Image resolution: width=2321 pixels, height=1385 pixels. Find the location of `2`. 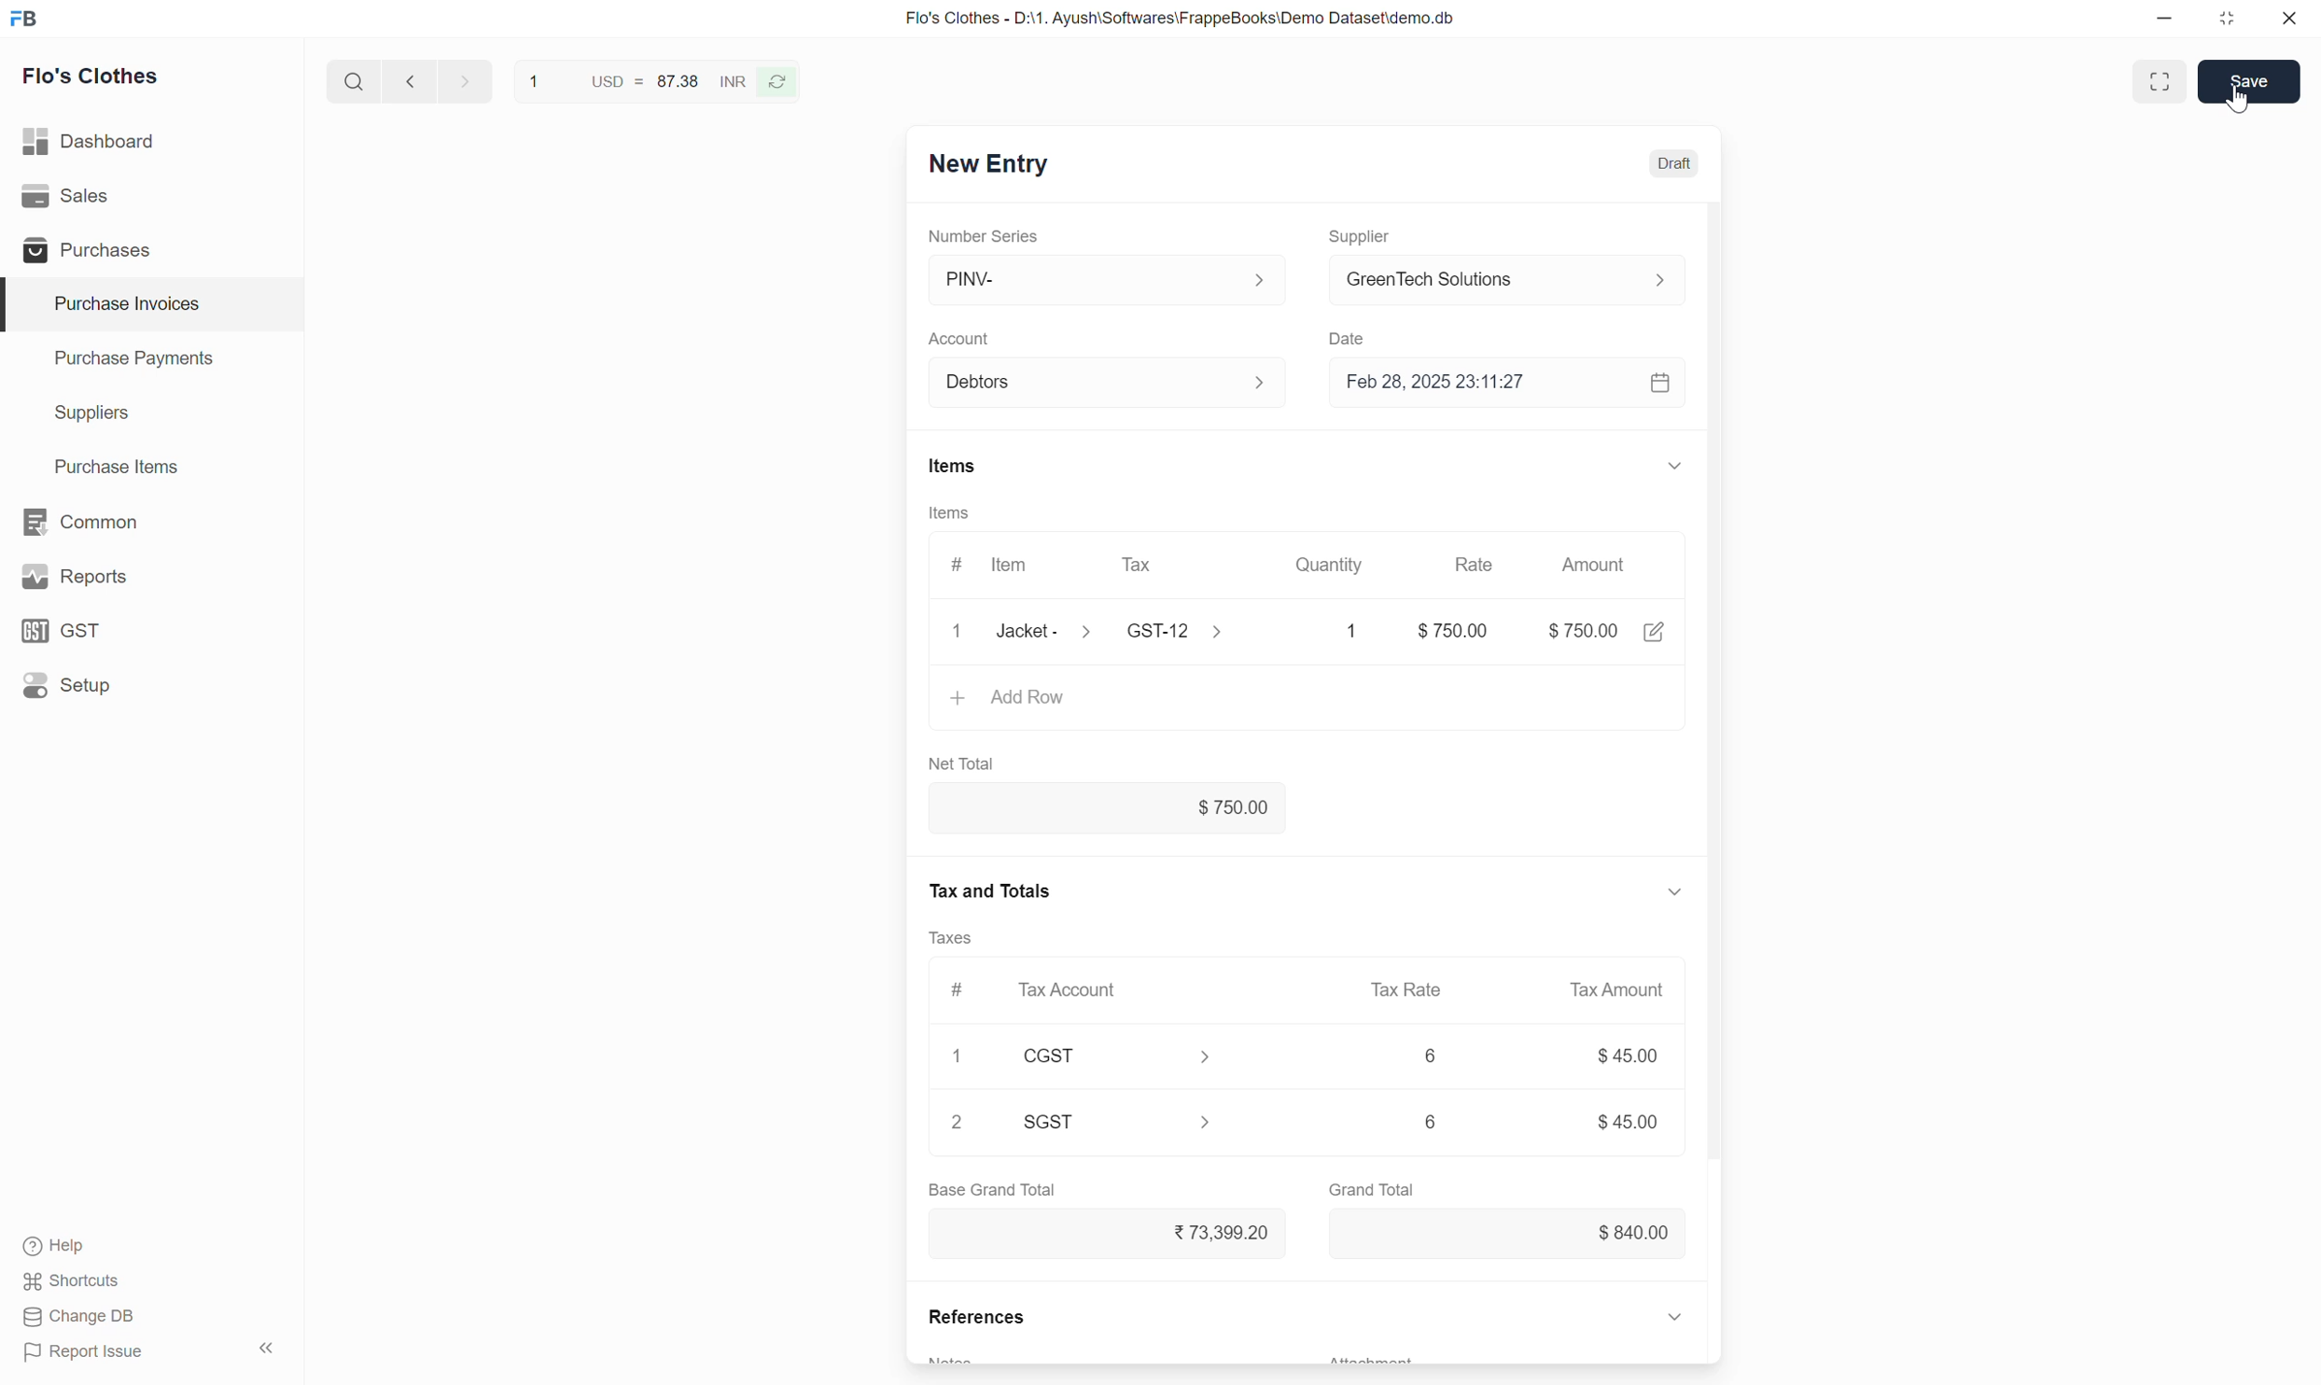

2 is located at coordinates (956, 1121).